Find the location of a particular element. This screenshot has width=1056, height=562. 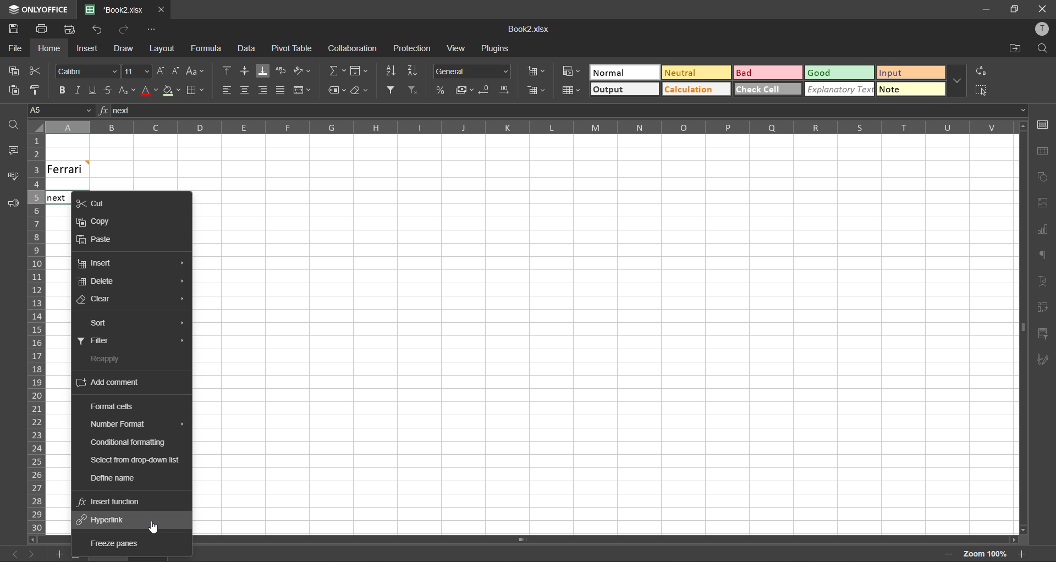

insert is located at coordinates (85, 48).